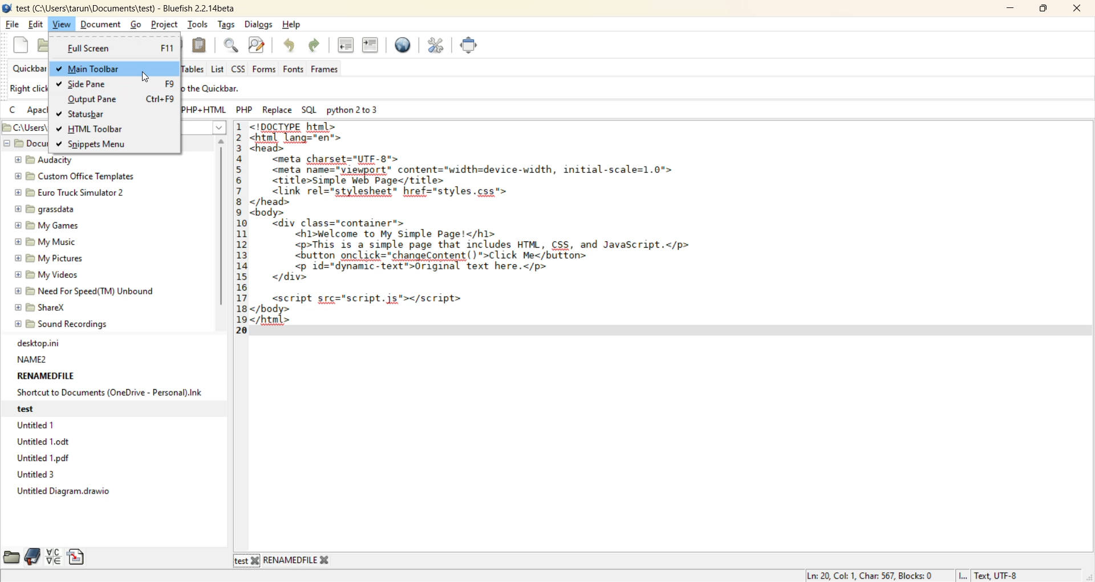 This screenshot has width=1095, height=582. What do you see at coordinates (118, 48) in the screenshot?
I see `fullscreen` at bounding box center [118, 48].